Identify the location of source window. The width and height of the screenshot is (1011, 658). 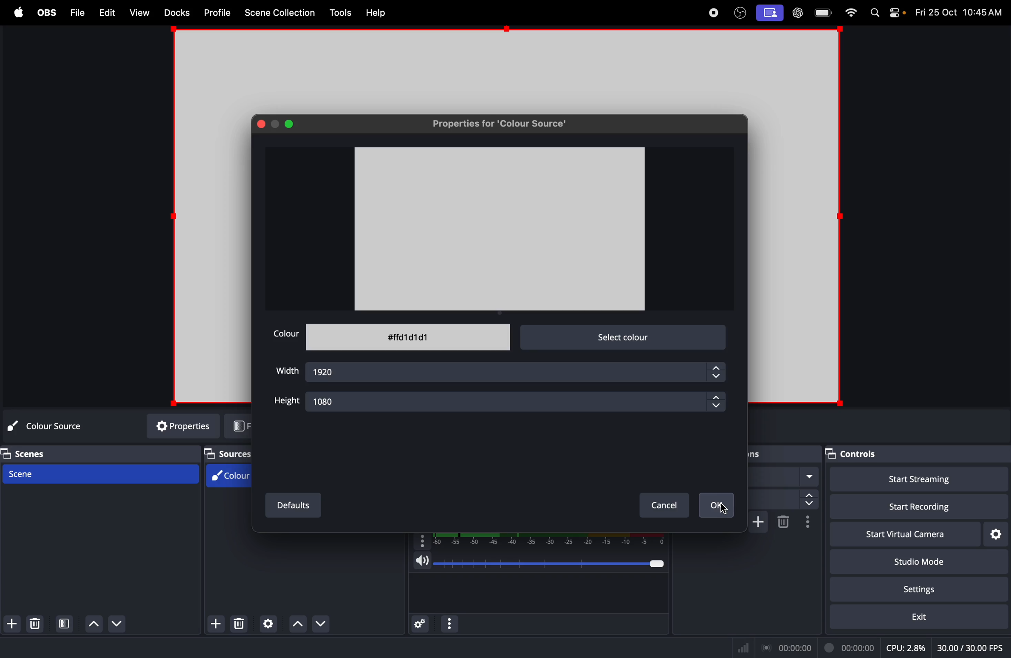
(500, 228).